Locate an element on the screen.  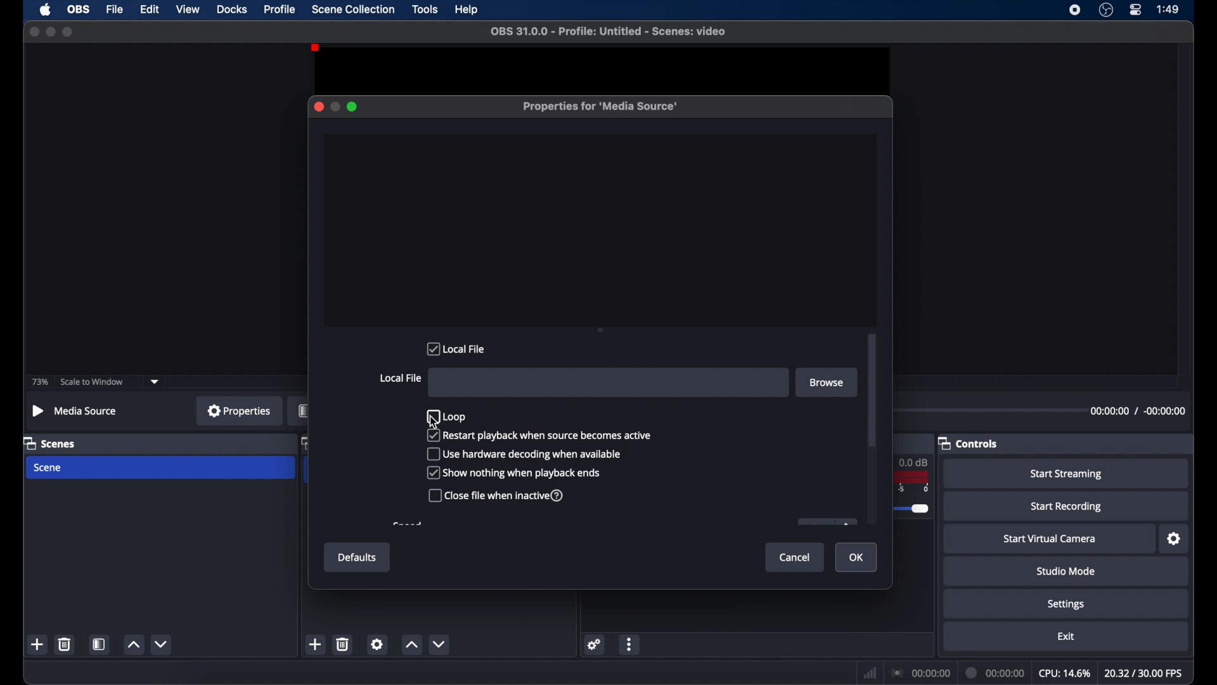
file is located at coordinates (115, 10).